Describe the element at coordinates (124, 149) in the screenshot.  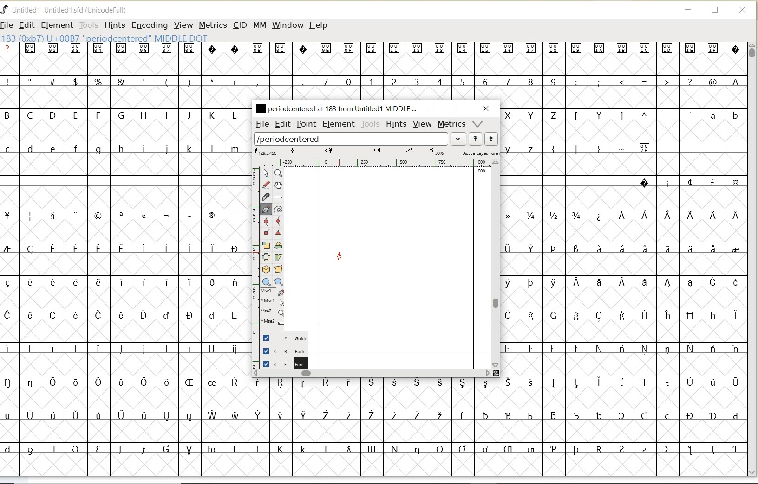
I see `lowercase letters` at that location.